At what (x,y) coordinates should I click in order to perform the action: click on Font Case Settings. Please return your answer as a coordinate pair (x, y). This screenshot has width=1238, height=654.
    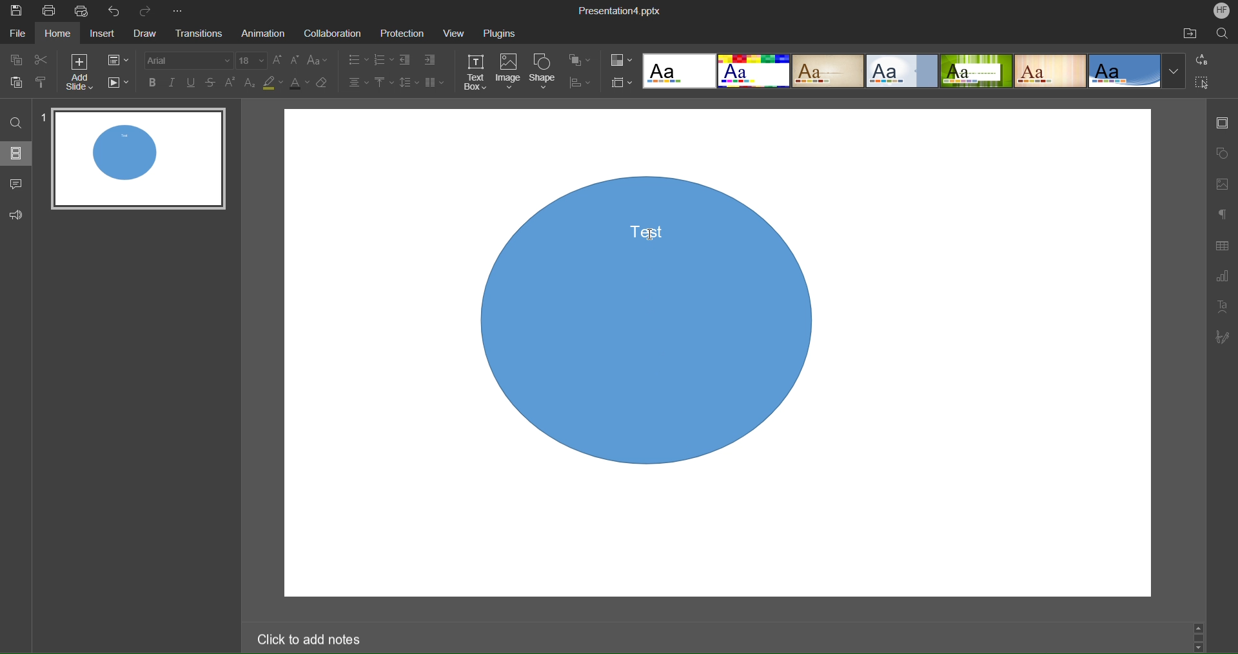
    Looking at the image, I should click on (320, 61).